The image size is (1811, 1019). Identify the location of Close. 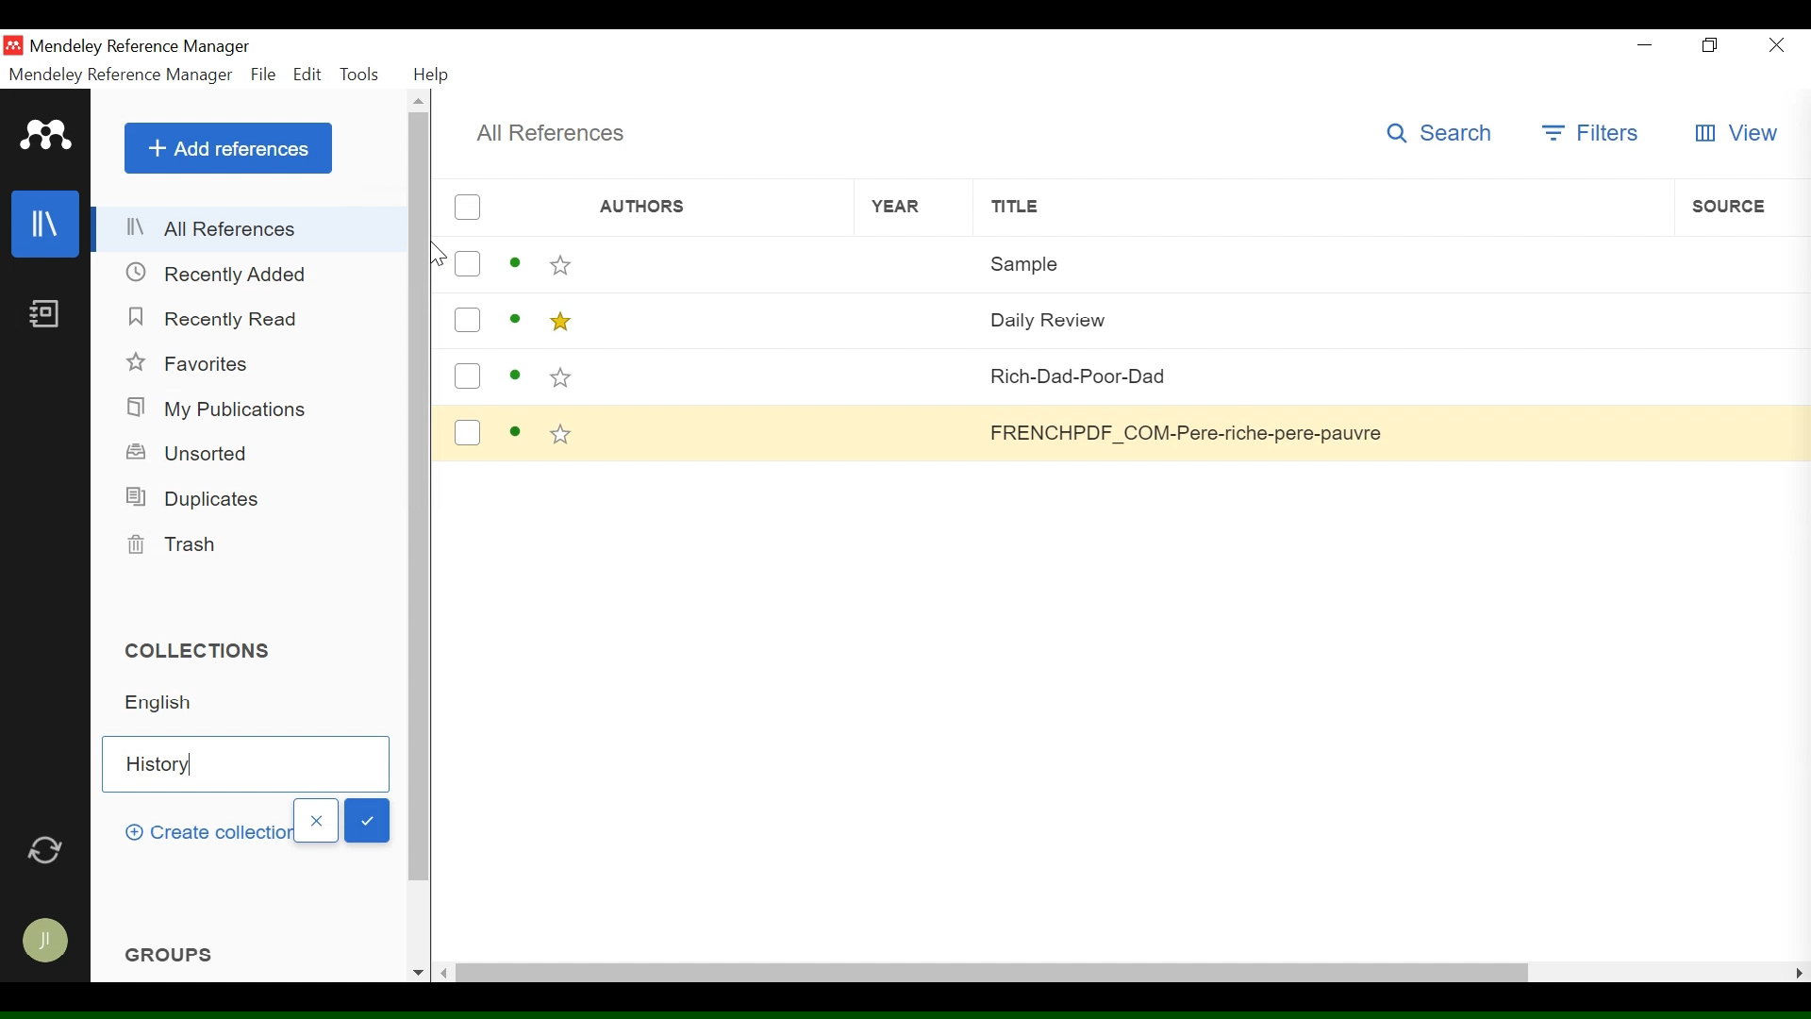
(1773, 45).